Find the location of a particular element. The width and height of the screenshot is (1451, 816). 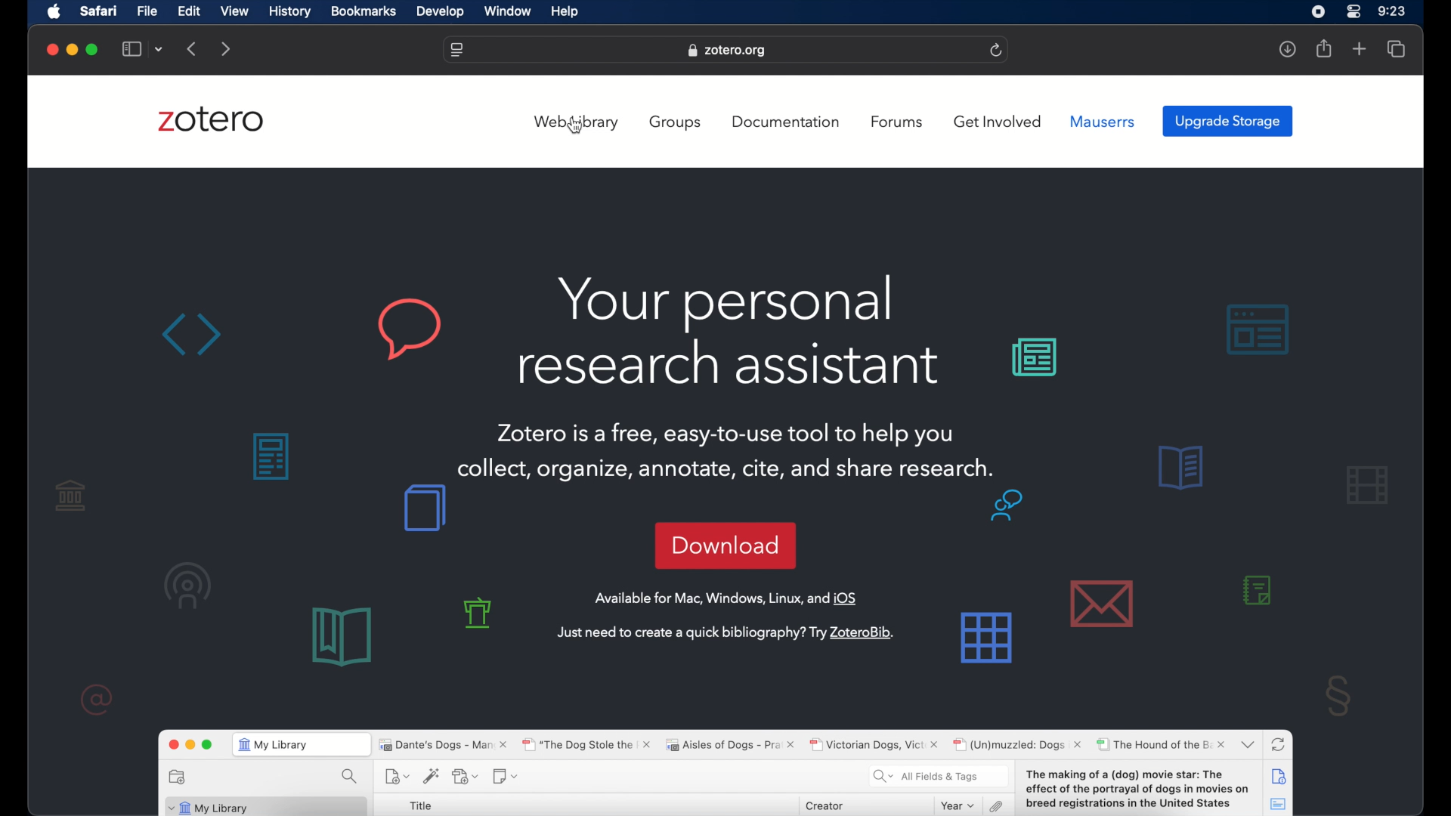

view is located at coordinates (235, 11).